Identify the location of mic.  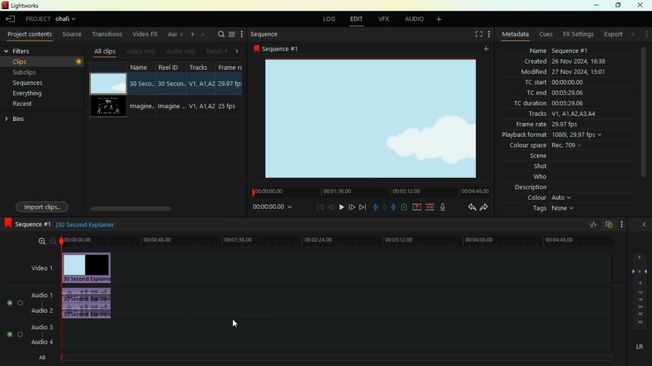
(442, 207).